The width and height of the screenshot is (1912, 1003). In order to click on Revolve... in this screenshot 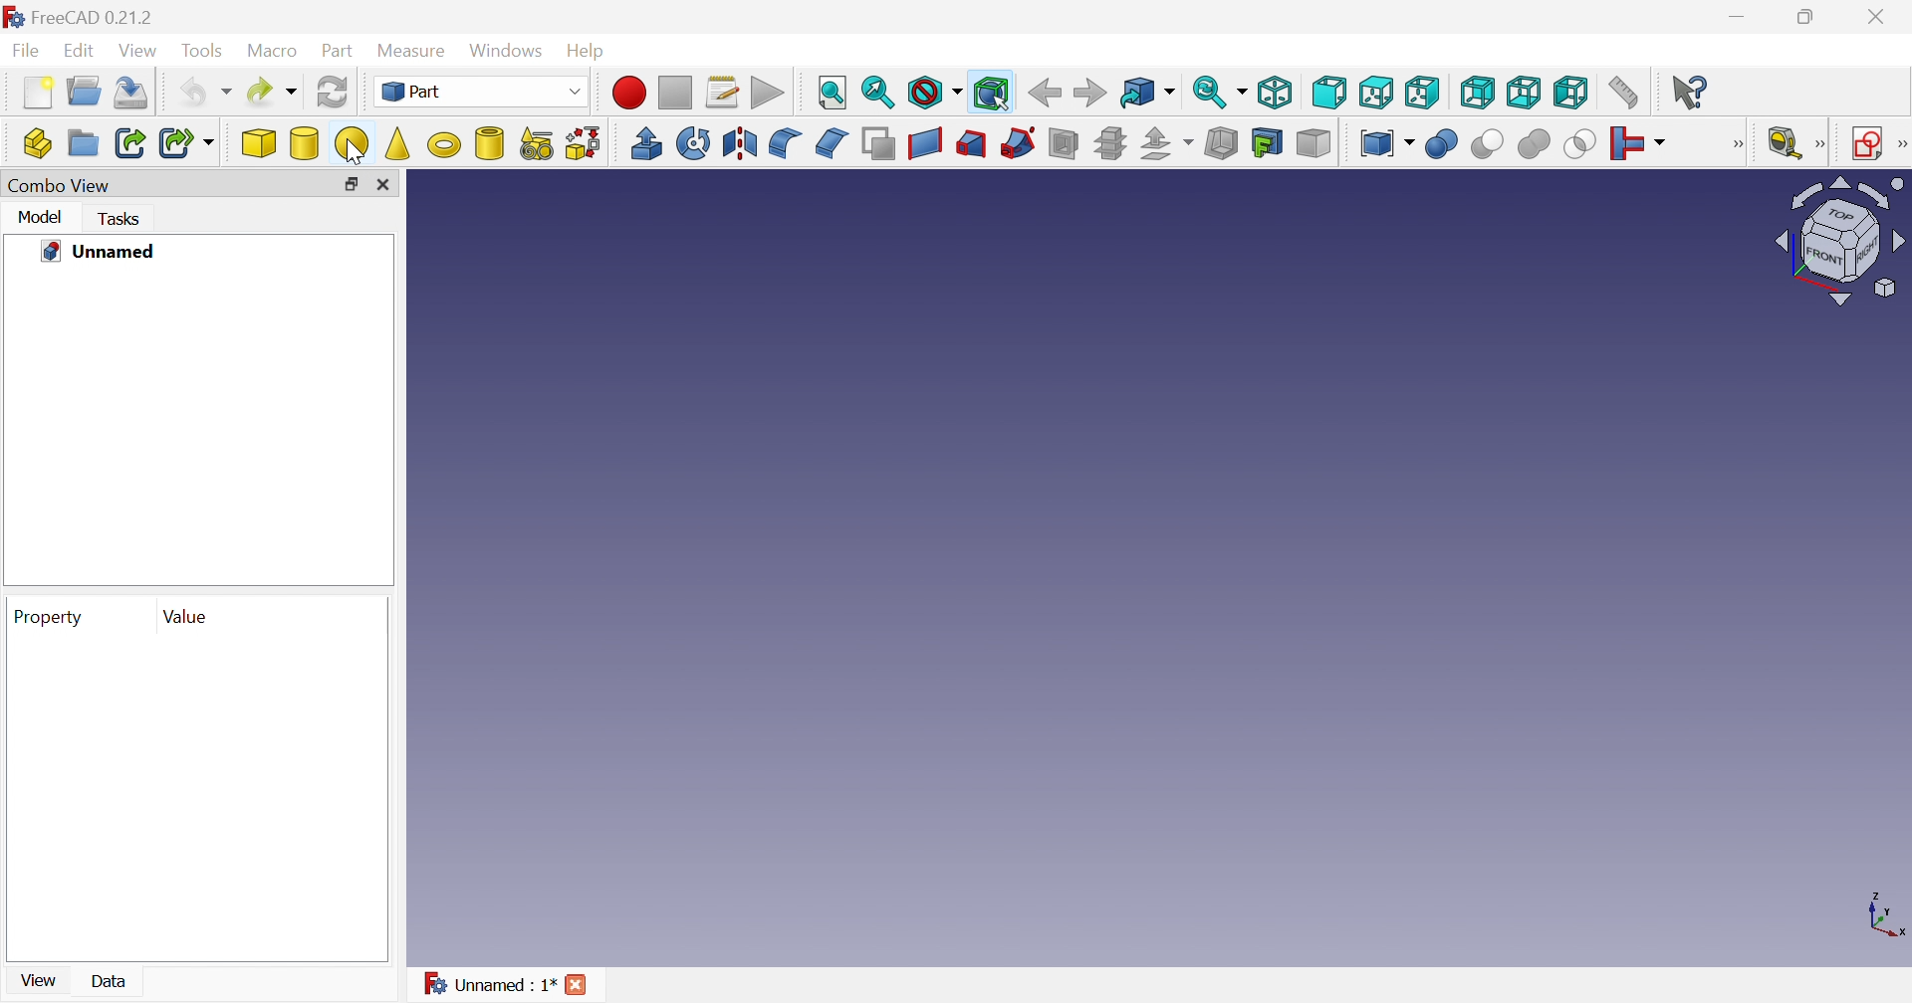, I will do `click(694, 142)`.